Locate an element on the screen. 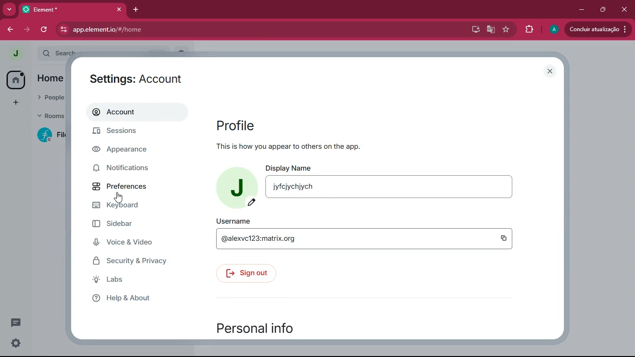  more is located at coordinates (9, 9).